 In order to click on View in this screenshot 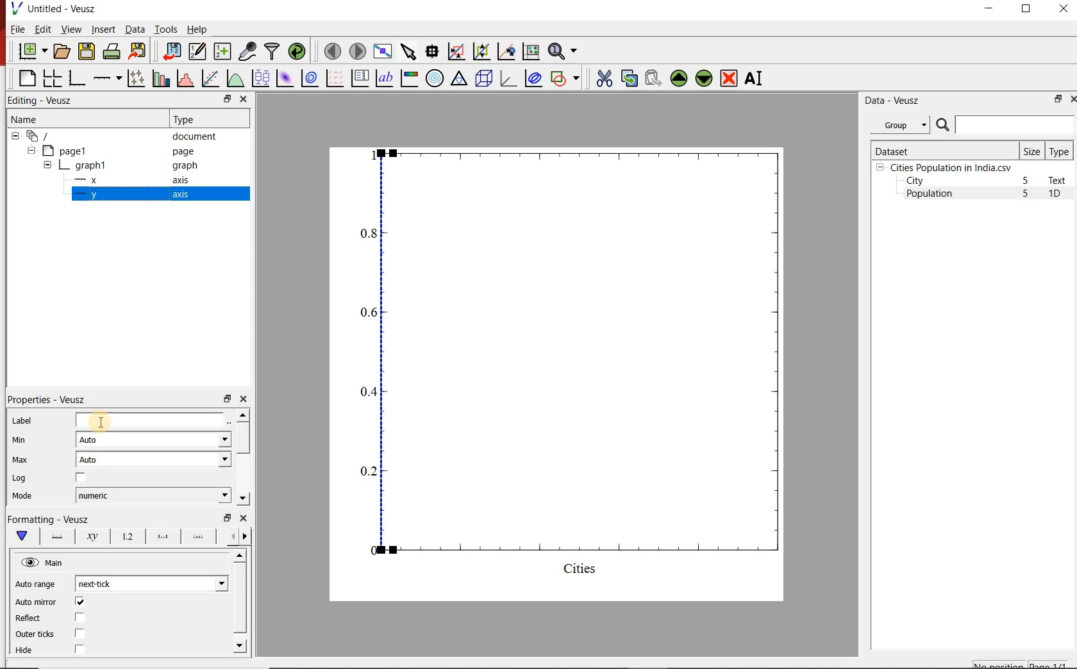, I will do `click(69, 28)`.